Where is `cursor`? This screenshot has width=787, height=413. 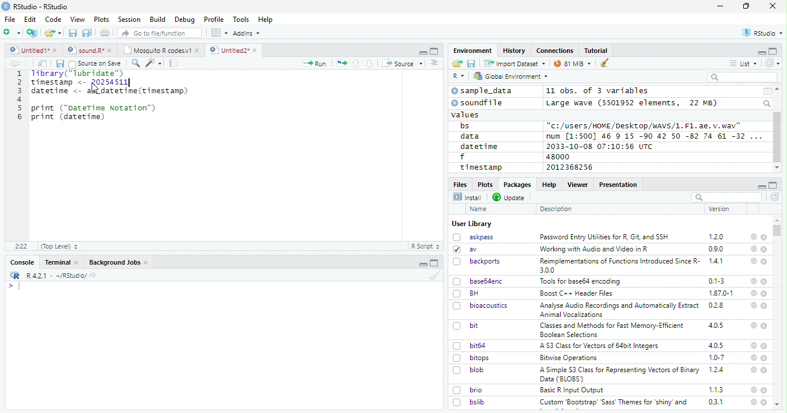 cursor is located at coordinates (96, 88).